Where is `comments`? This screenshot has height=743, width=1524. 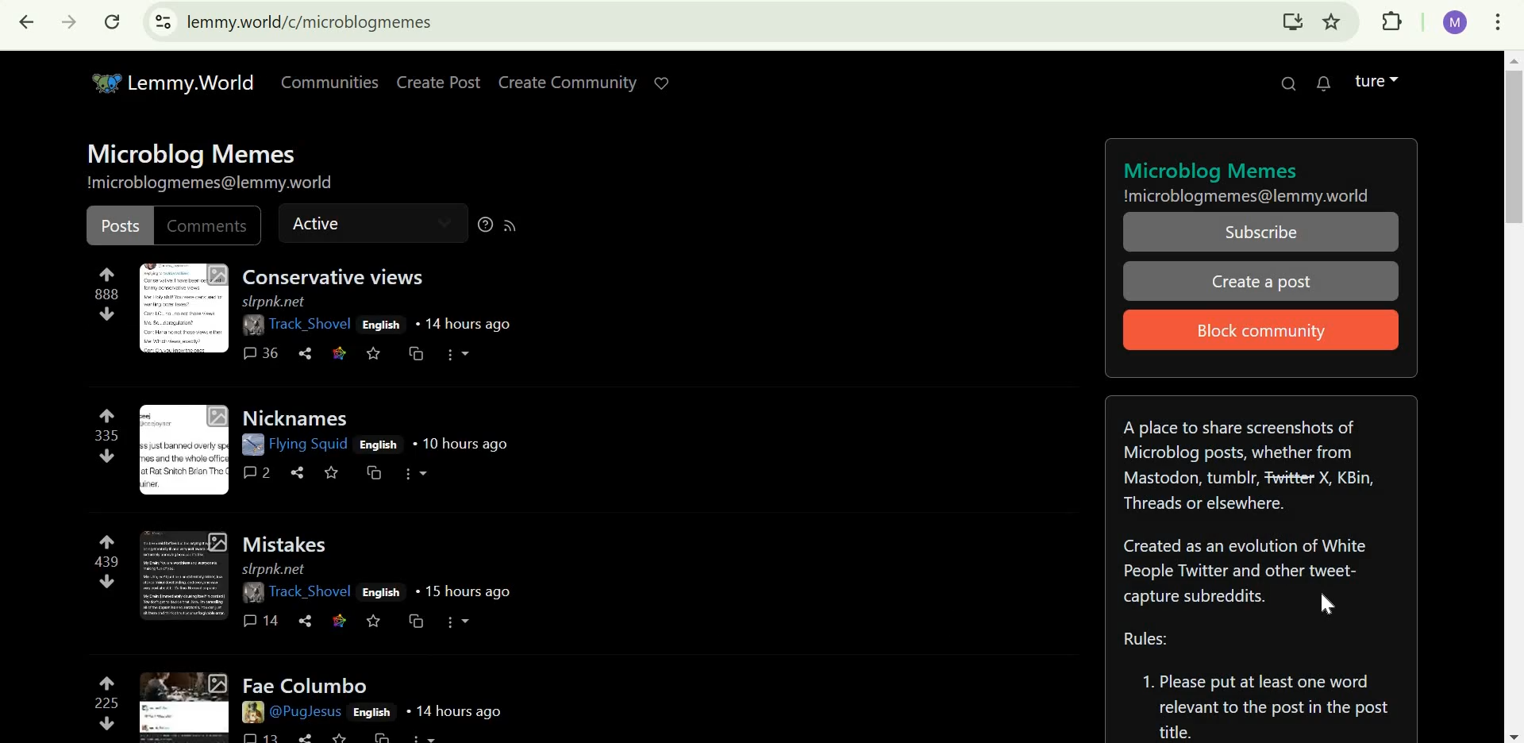 comments is located at coordinates (261, 736).